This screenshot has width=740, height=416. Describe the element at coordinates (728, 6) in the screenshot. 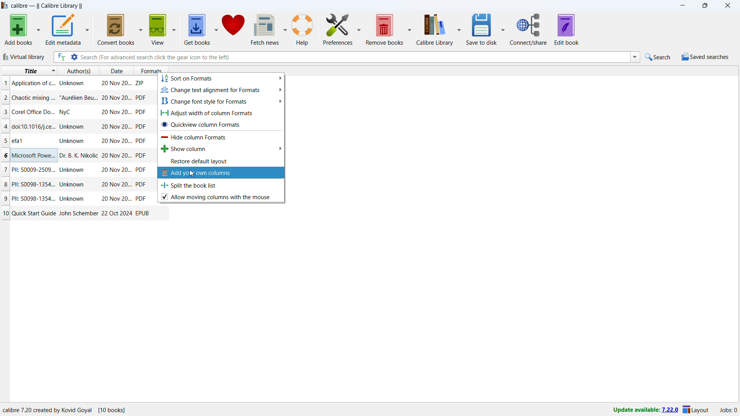

I see `close` at that location.